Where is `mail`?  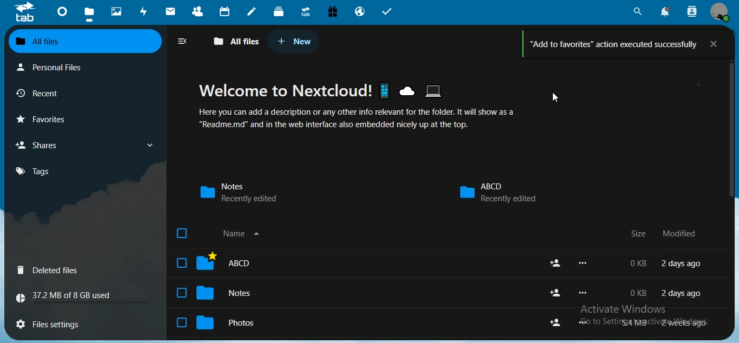
mail is located at coordinates (171, 11).